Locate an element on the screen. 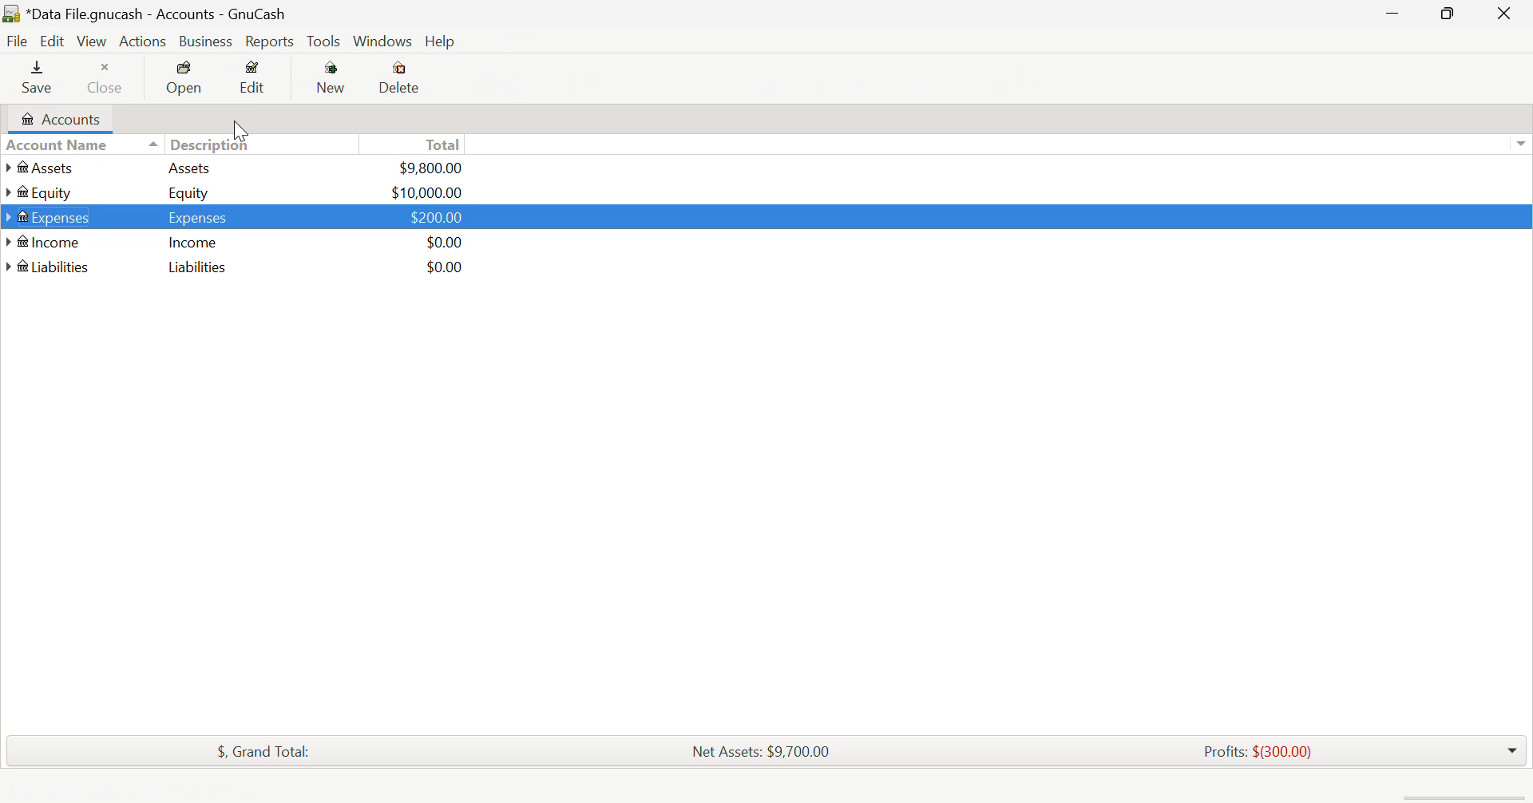 The image size is (1533, 803). File is located at coordinates (18, 42).